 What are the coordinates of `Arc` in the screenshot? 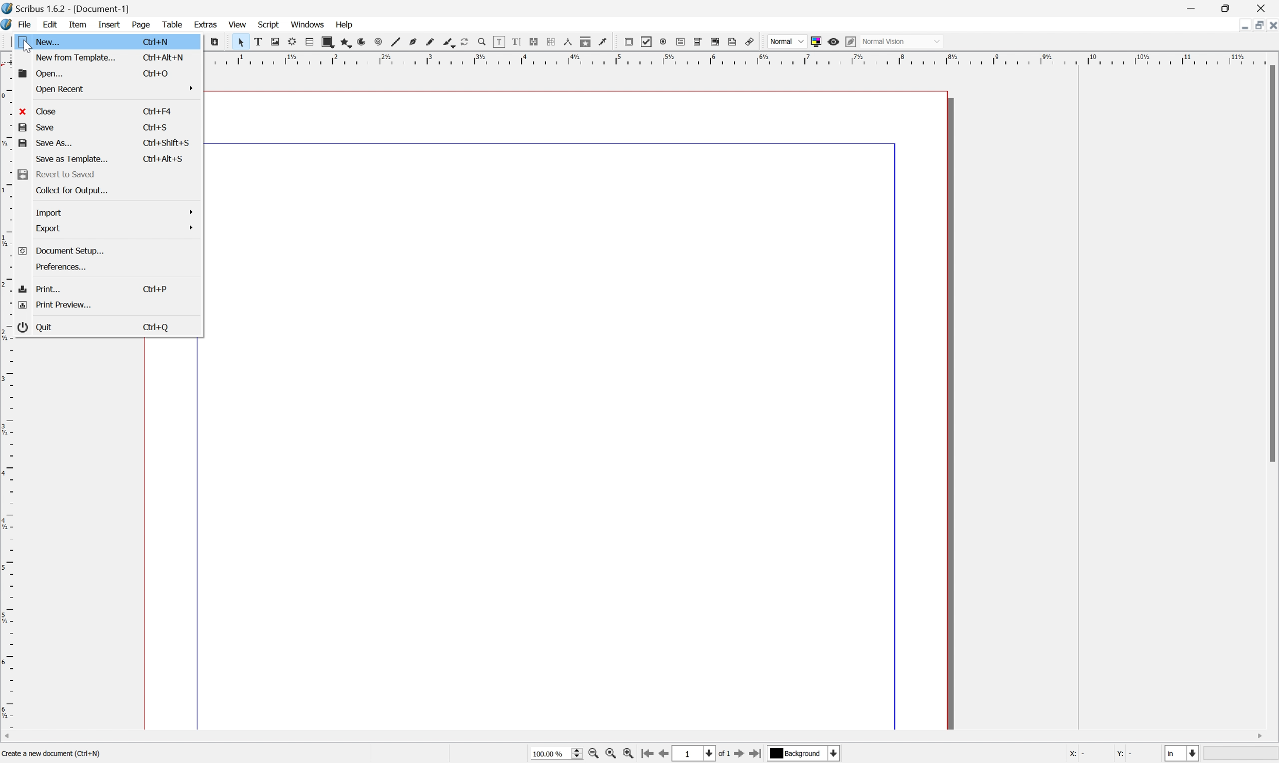 It's located at (359, 42).